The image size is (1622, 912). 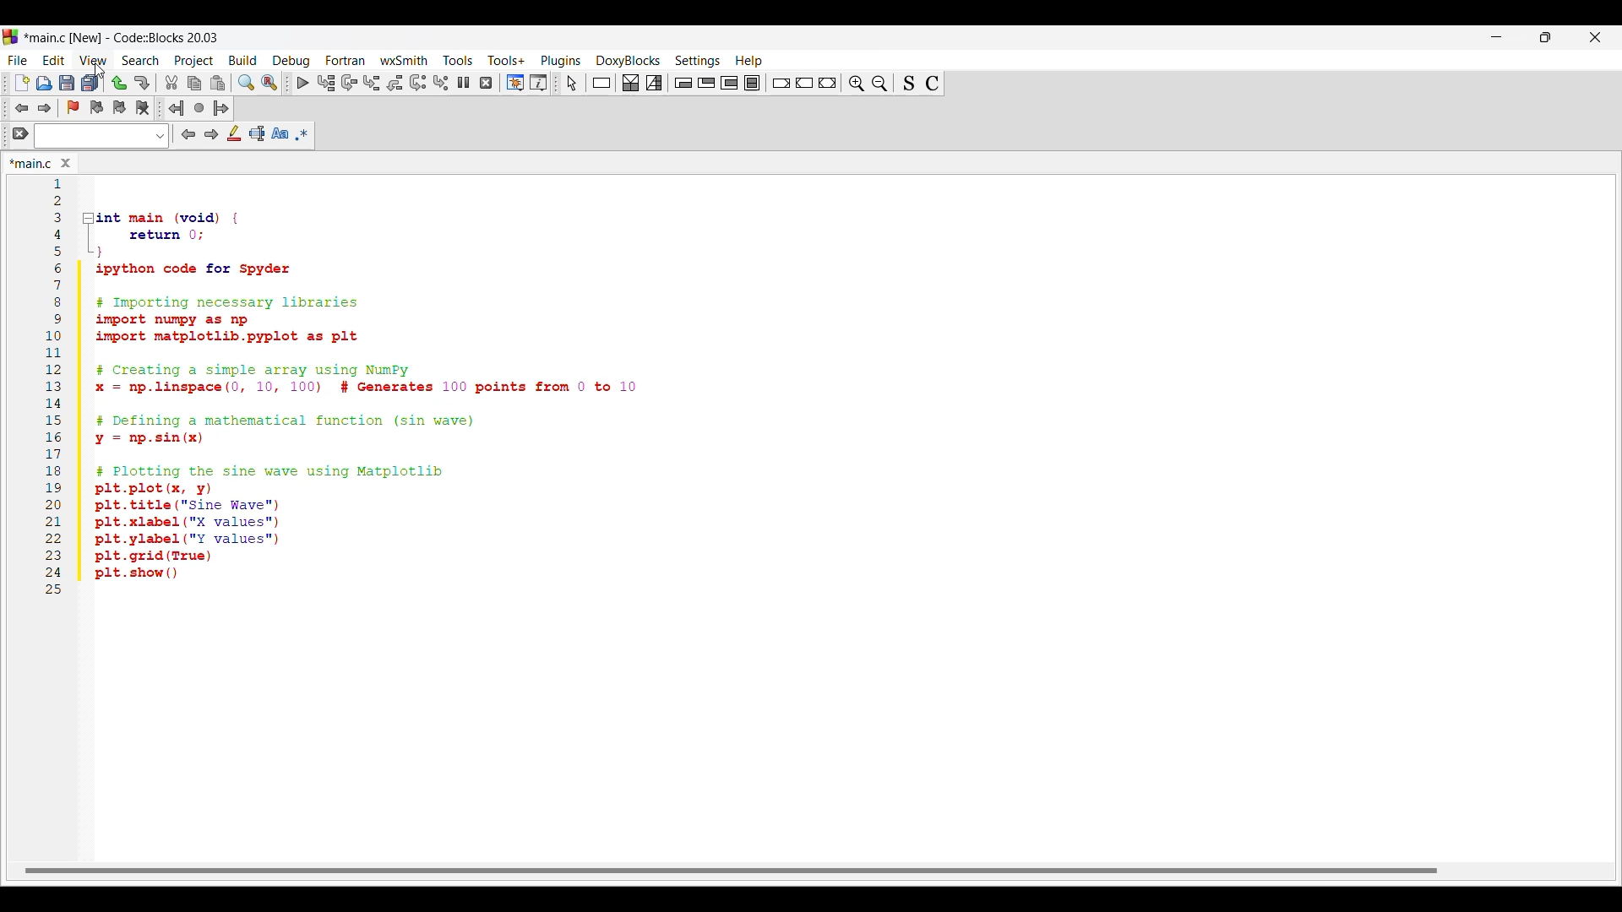 What do you see at coordinates (828, 83) in the screenshot?
I see `Return instruction` at bounding box center [828, 83].